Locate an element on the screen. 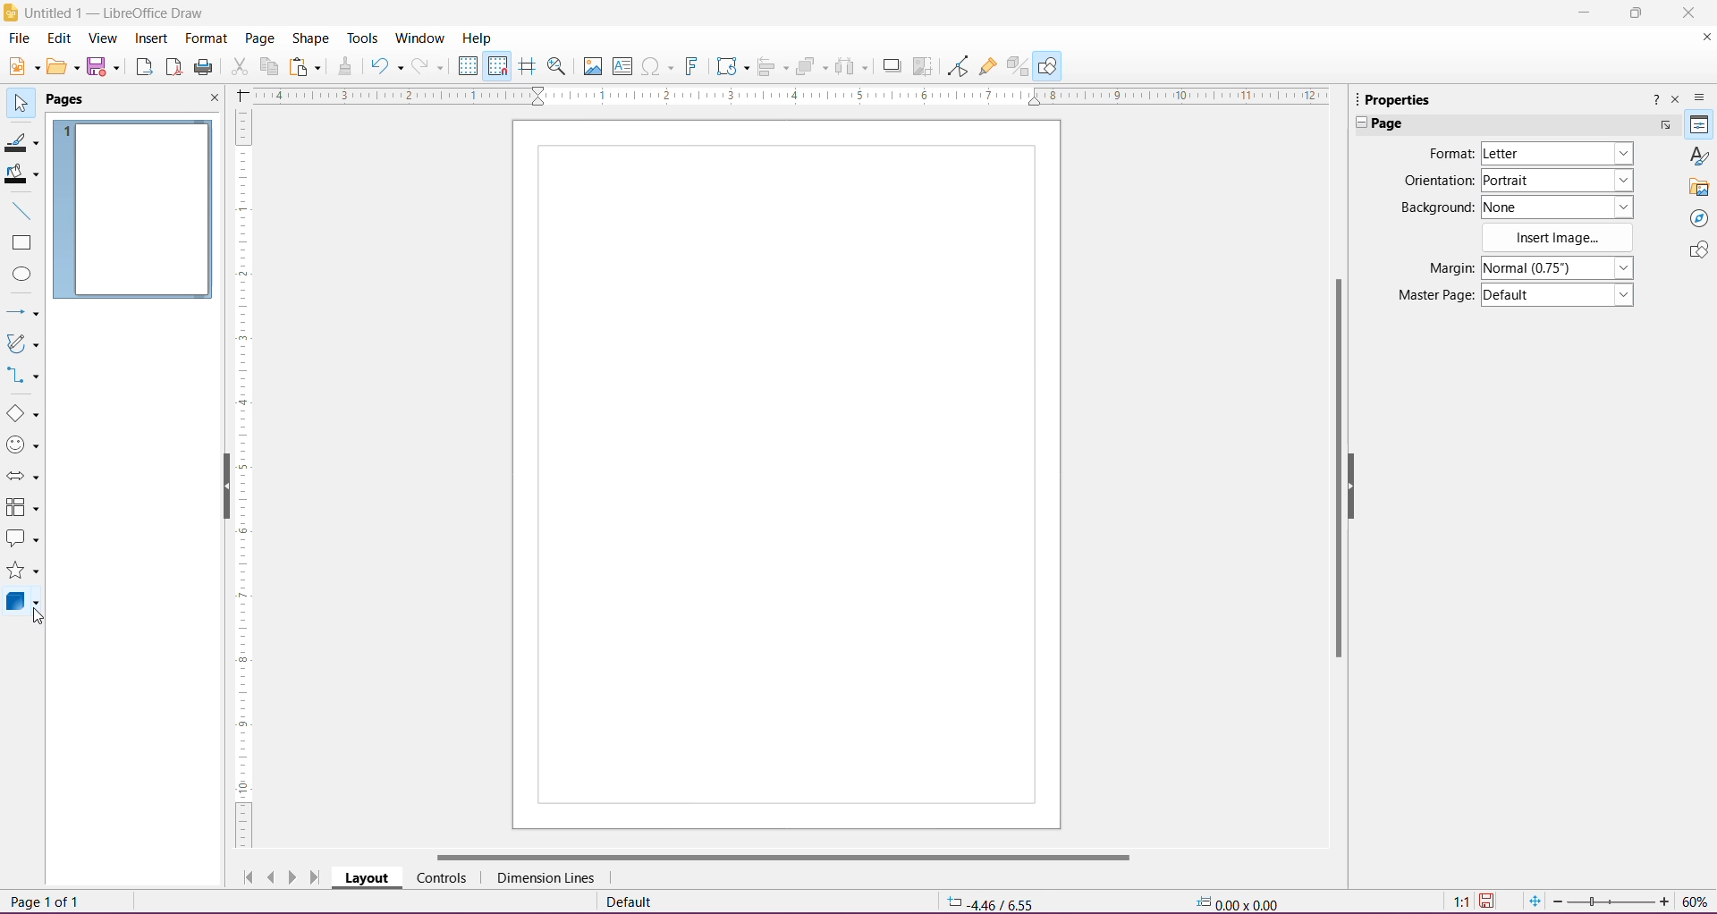 The image size is (1717, 914). Zoom and Pan is located at coordinates (559, 69).